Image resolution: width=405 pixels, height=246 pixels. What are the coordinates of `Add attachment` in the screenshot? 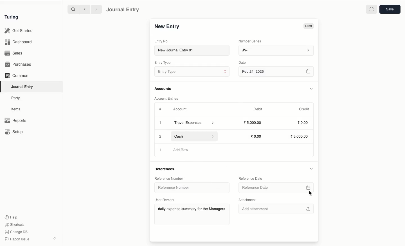 It's located at (276, 208).